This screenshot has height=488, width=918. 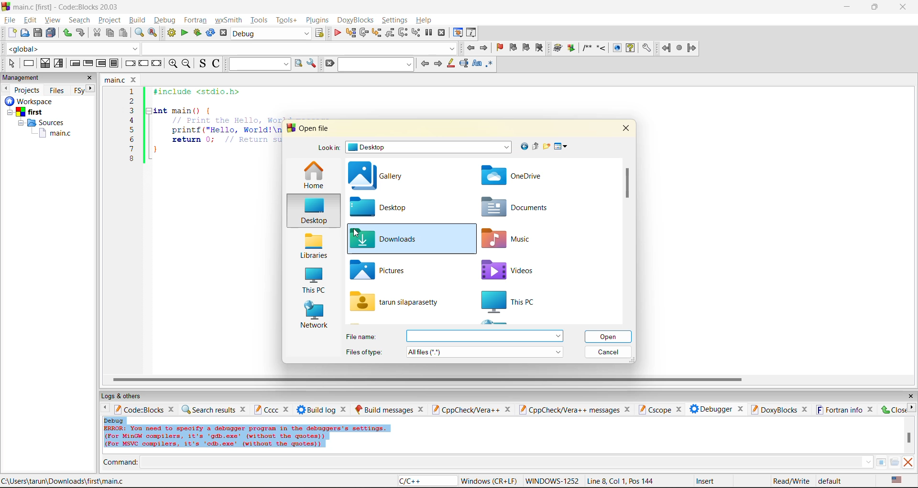 I want to click on debugging windows, so click(x=458, y=33).